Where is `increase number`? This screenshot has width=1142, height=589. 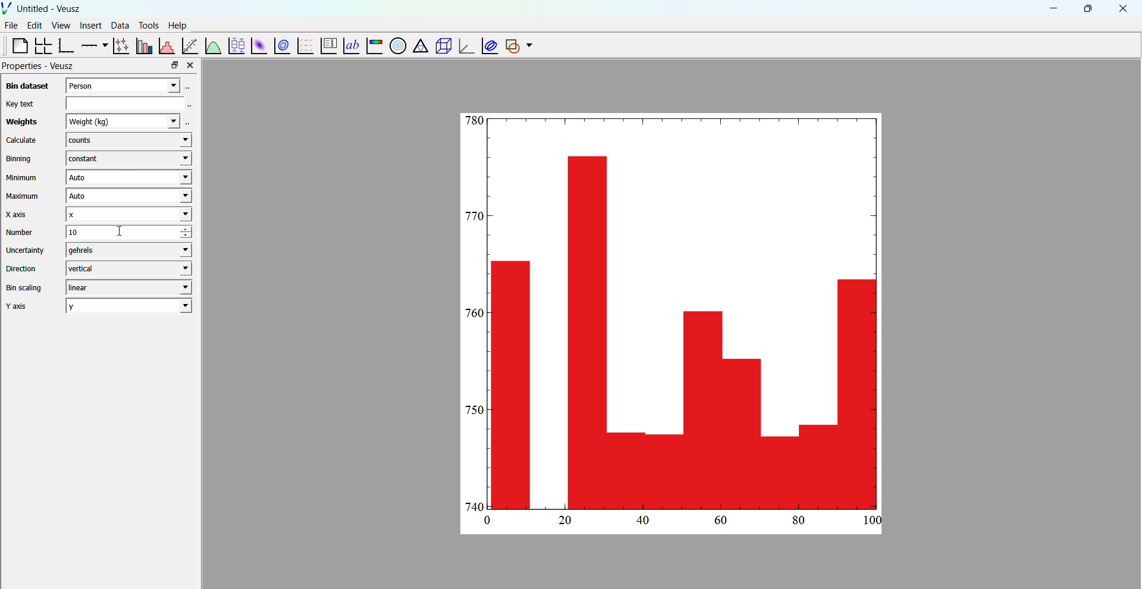
increase number is located at coordinates (194, 229).